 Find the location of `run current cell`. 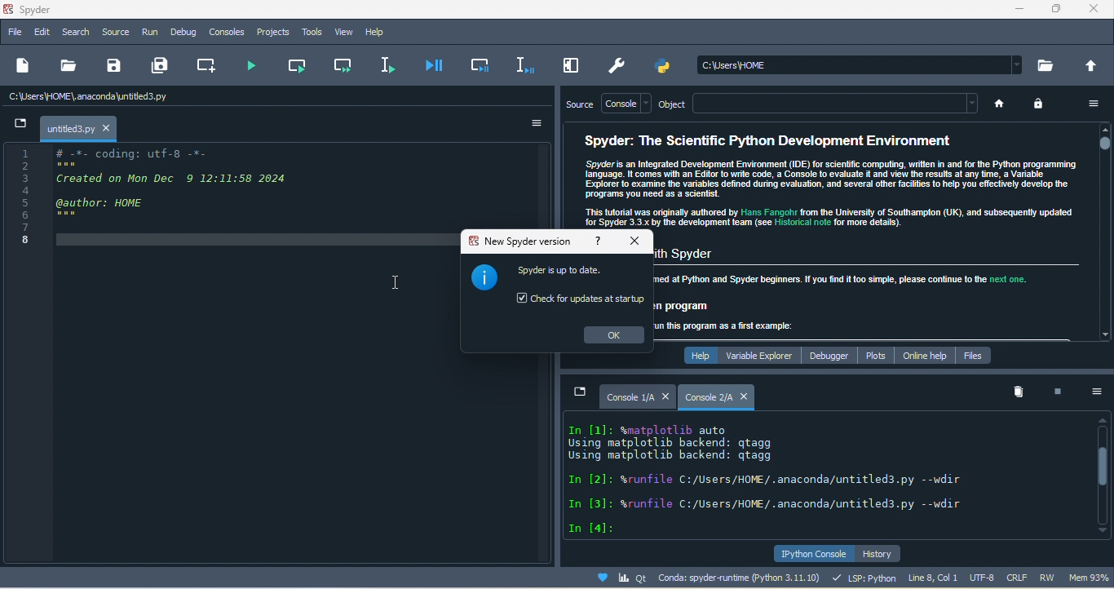

run current cell is located at coordinates (298, 66).